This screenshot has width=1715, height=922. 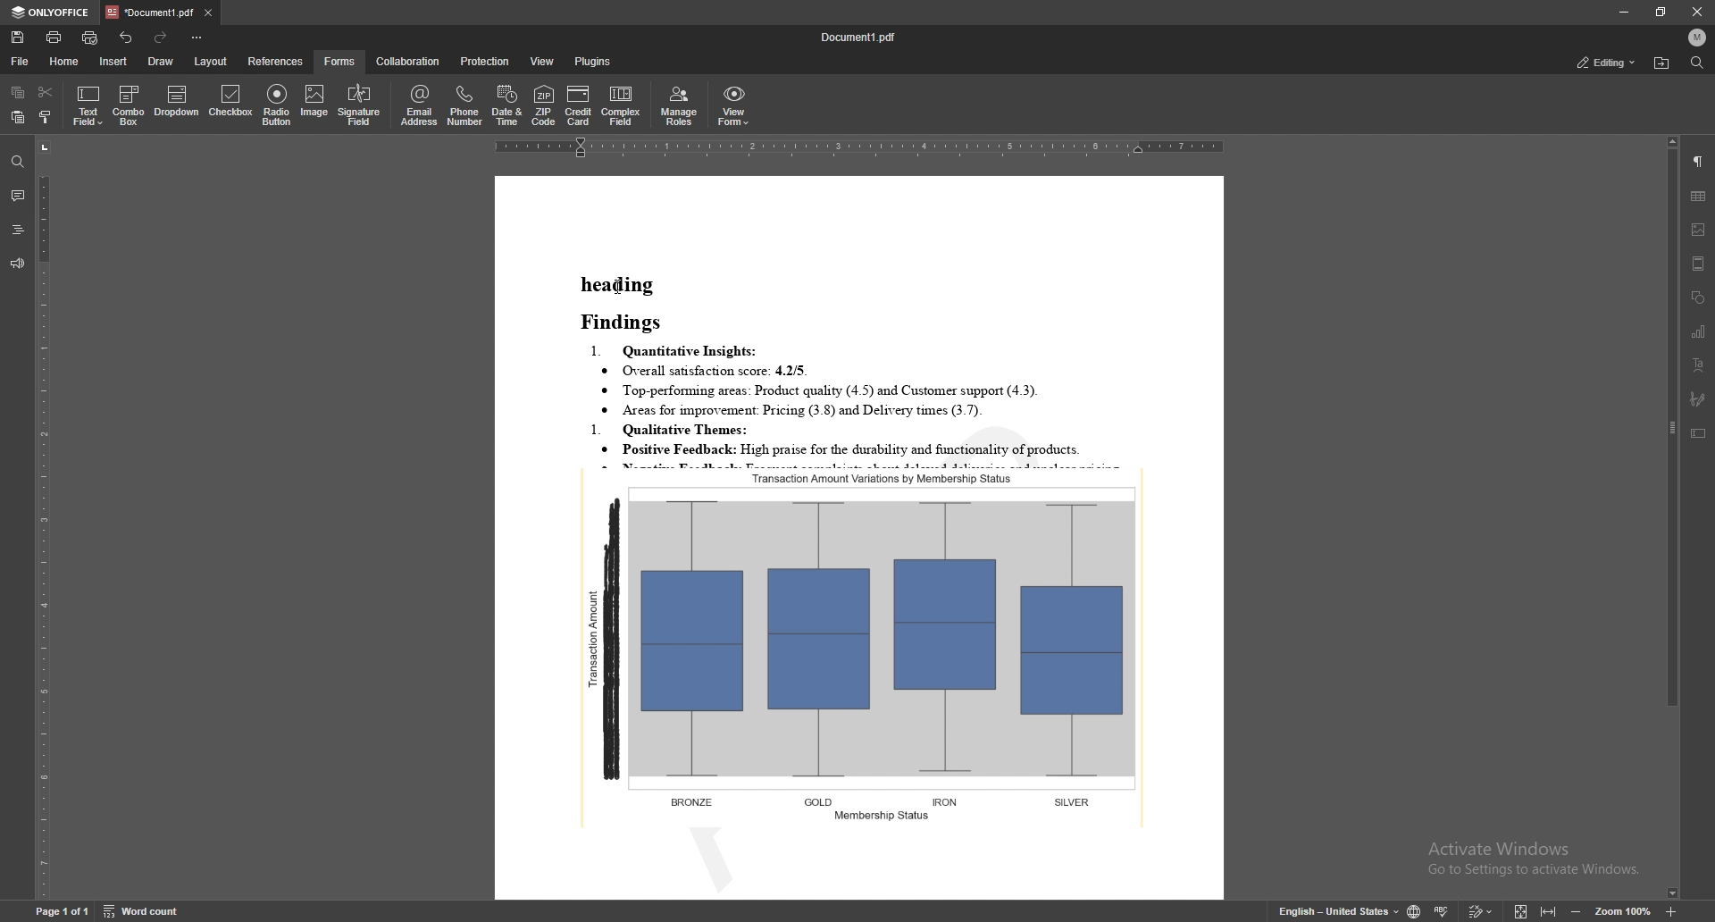 What do you see at coordinates (866, 646) in the screenshot?
I see `graph` at bounding box center [866, 646].